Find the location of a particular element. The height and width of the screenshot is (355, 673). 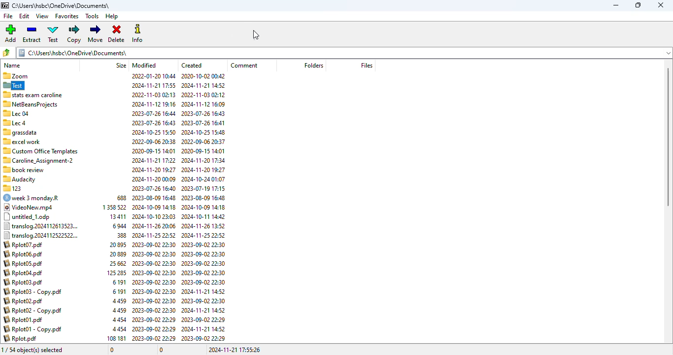

close is located at coordinates (660, 5).